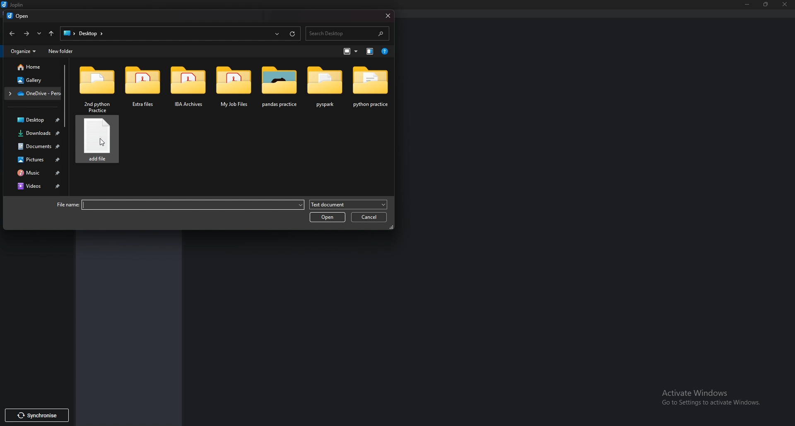  What do you see at coordinates (42, 414) in the screenshot?
I see `synchronise` at bounding box center [42, 414].